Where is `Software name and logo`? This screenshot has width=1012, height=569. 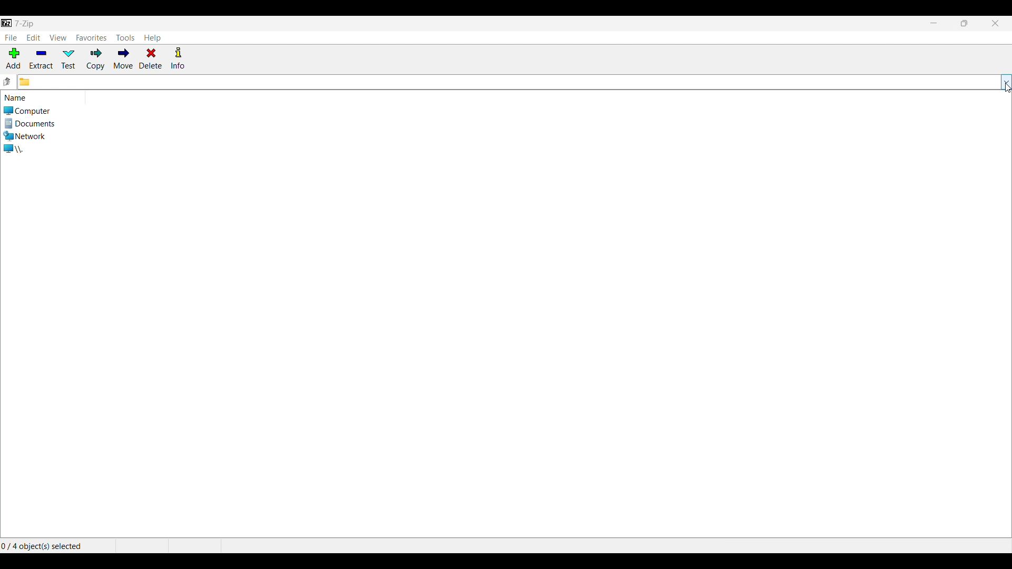
Software name and logo is located at coordinates (6, 24).